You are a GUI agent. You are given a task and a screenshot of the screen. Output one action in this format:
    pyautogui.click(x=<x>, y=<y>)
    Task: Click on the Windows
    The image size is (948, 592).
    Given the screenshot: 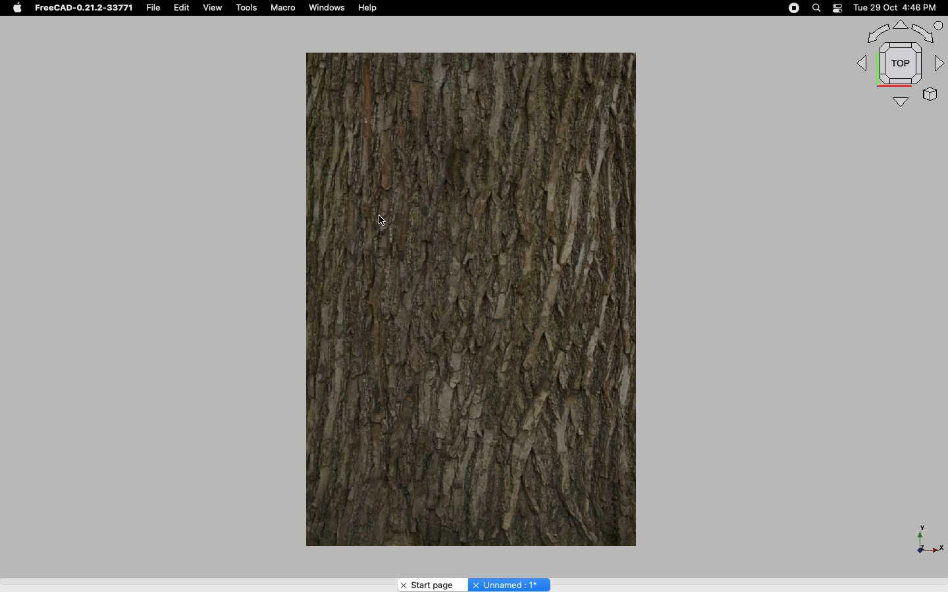 What is the action you would take?
    pyautogui.click(x=330, y=9)
    